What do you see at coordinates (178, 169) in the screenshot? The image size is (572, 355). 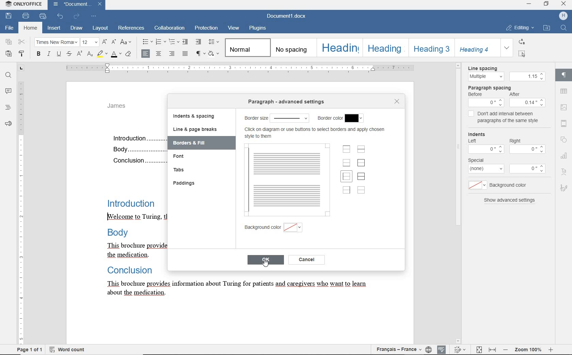 I see `tabs` at bounding box center [178, 169].